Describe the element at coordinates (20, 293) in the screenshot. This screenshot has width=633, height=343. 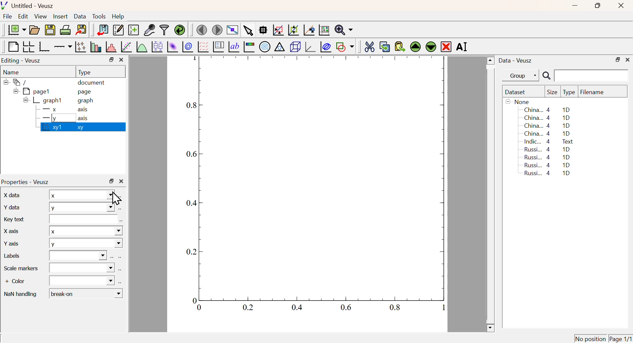
I see `Nan handling` at that location.